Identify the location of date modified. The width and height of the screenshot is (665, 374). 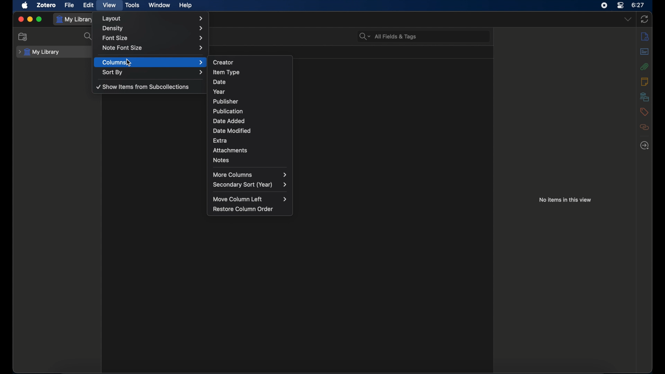
(232, 131).